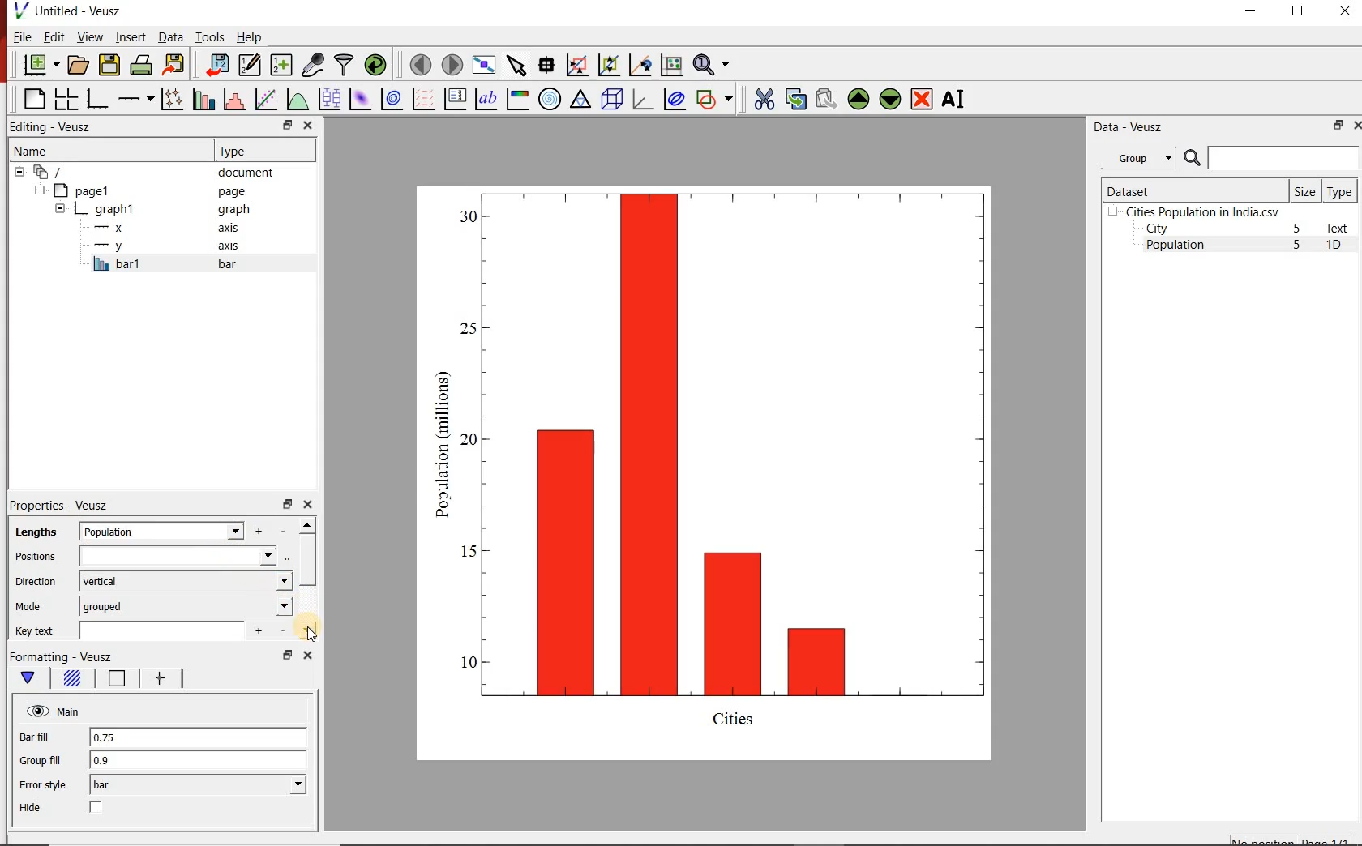 The width and height of the screenshot is (1362, 846). Describe the element at coordinates (31, 678) in the screenshot. I see `Main formatting` at that location.